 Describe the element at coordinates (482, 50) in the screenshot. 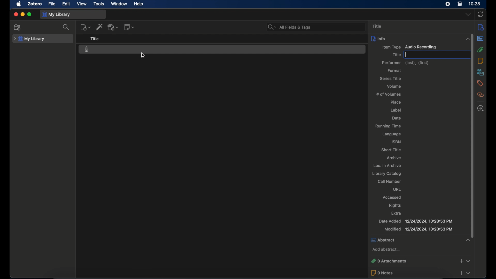

I see `attachments` at that location.